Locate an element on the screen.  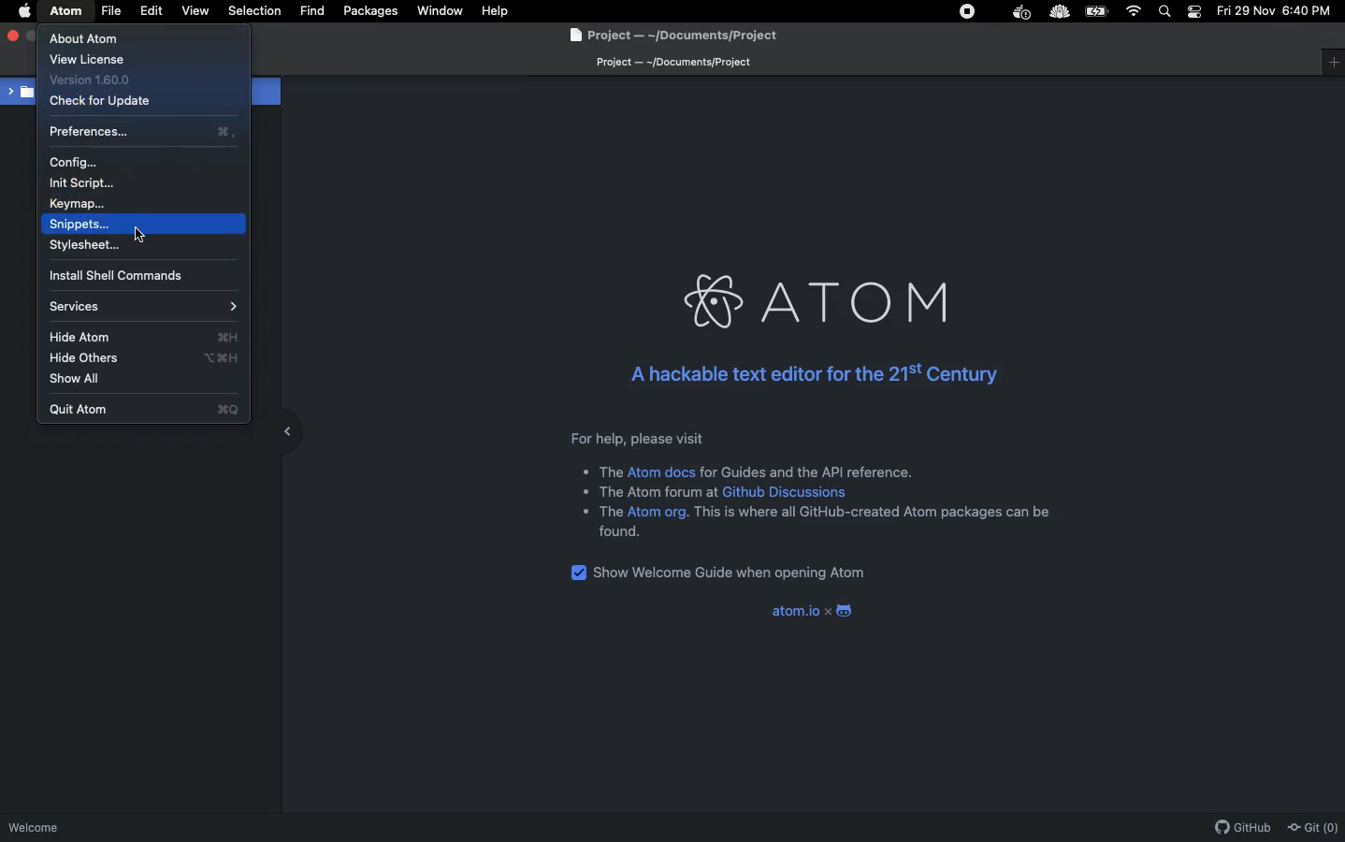
Edit is located at coordinates (152, 10).